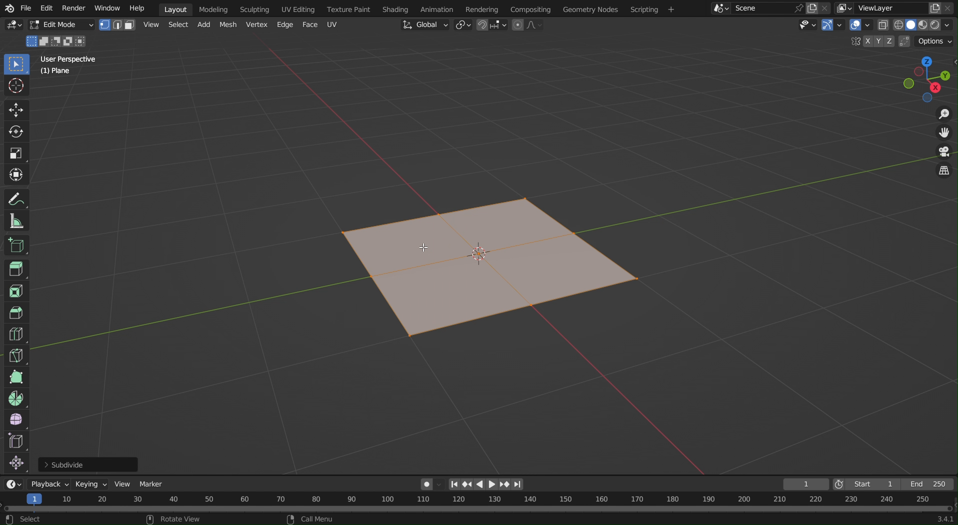 The image size is (958, 525). What do you see at coordinates (934, 41) in the screenshot?
I see `Options` at bounding box center [934, 41].